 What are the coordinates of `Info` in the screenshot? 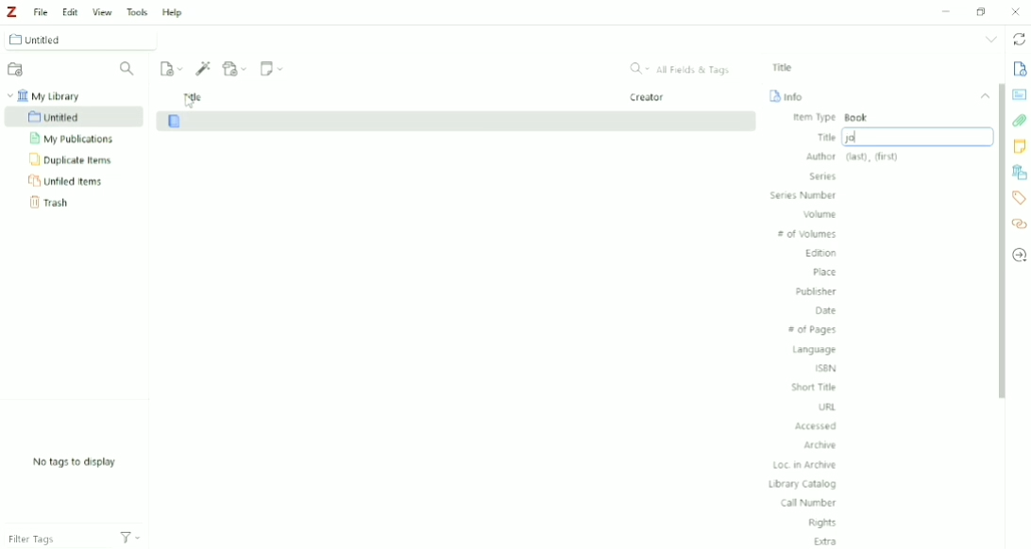 It's located at (1020, 69).